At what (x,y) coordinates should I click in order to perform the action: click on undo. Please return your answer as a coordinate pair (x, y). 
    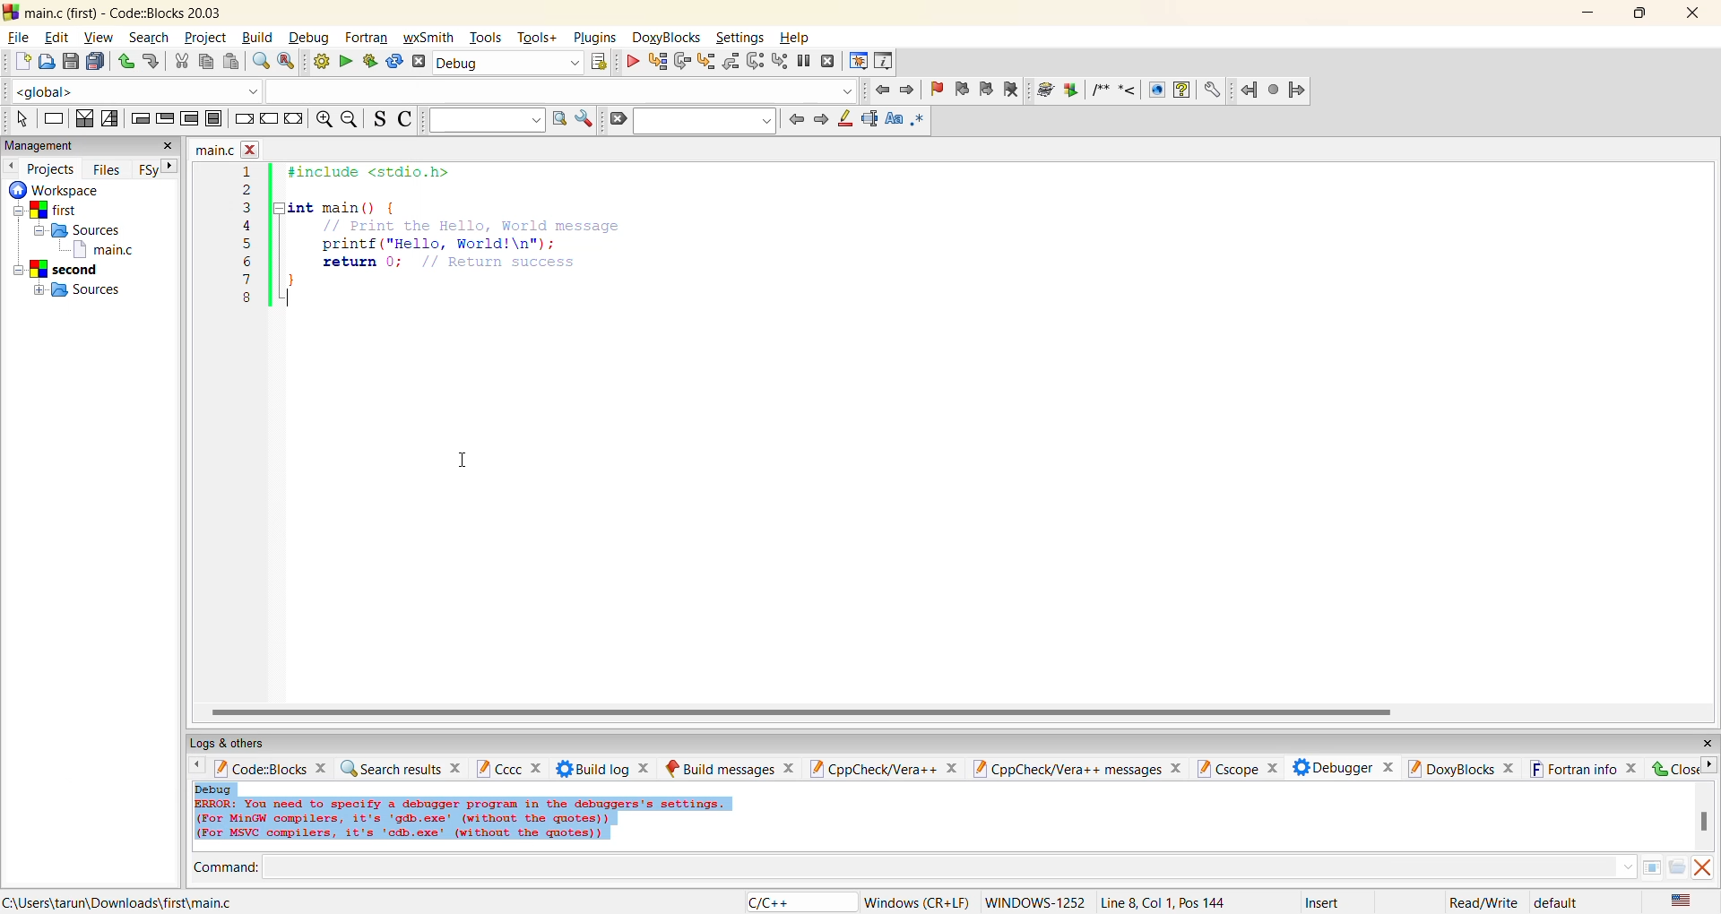
    Looking at the image, I should click on (125, 62).